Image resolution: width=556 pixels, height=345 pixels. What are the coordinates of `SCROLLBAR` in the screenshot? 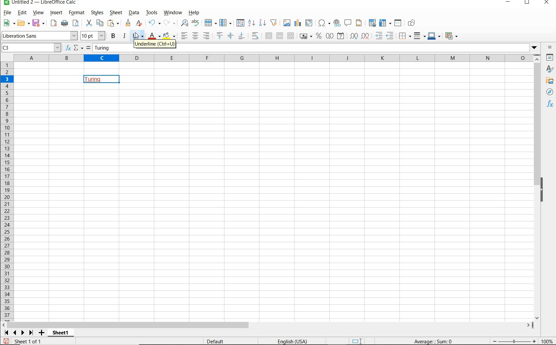 It's located at (267, 325).